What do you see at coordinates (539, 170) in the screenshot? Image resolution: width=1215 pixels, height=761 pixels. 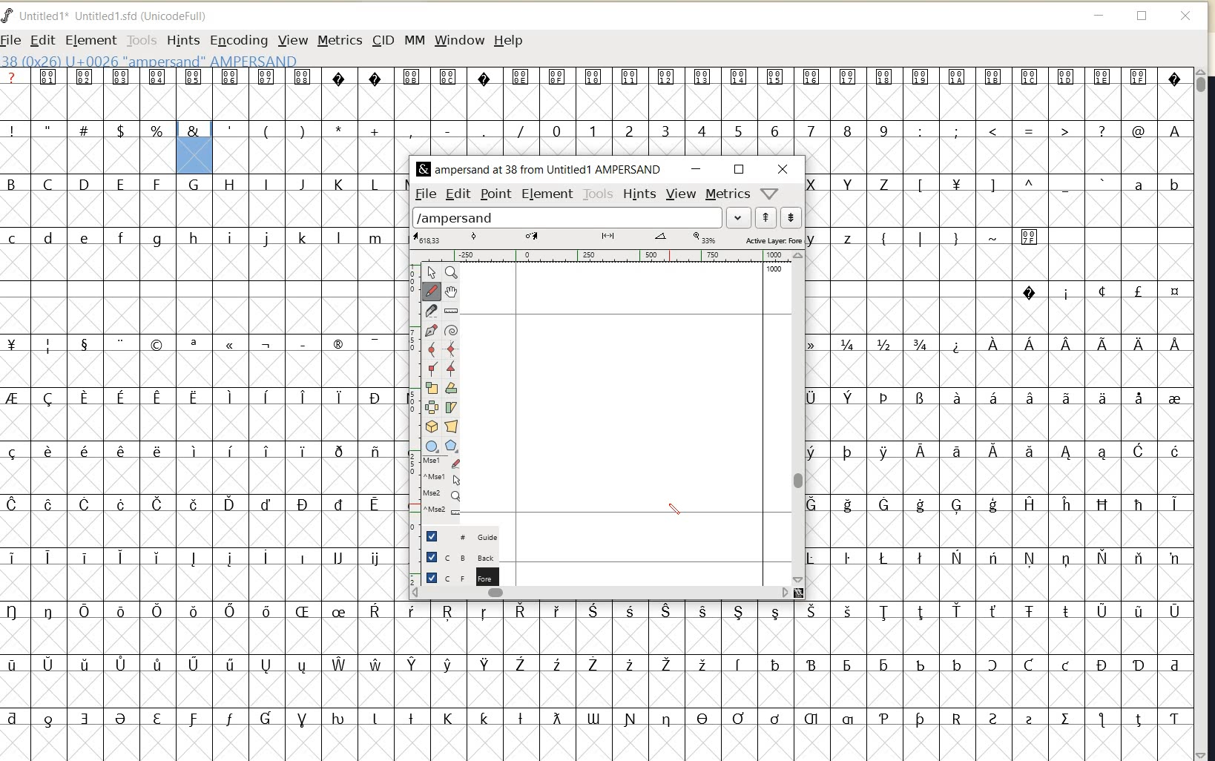 I see `FONT NAME` at bounding box center [539, 170].